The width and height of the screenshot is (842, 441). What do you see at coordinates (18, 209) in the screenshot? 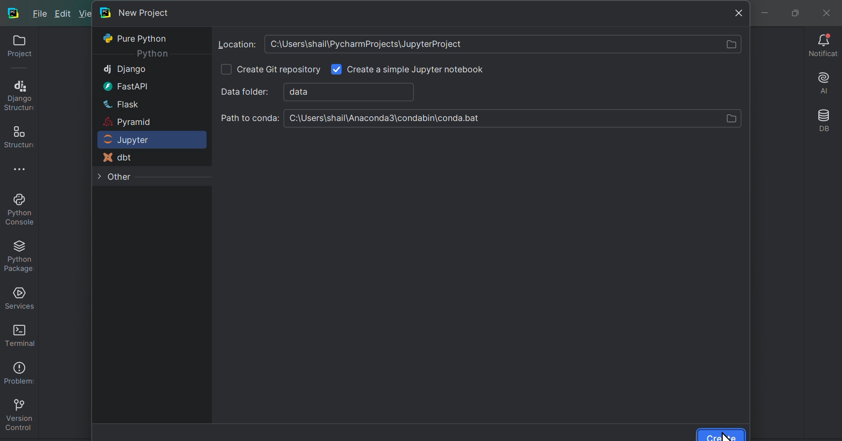
I see `Python console` at bounding box center [18, 209].